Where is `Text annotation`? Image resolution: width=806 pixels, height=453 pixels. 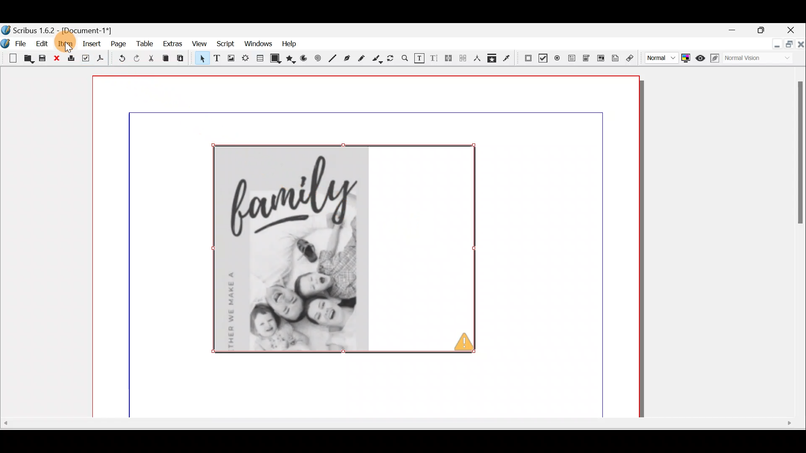
Text annotation is located at coordinates (617, 57).